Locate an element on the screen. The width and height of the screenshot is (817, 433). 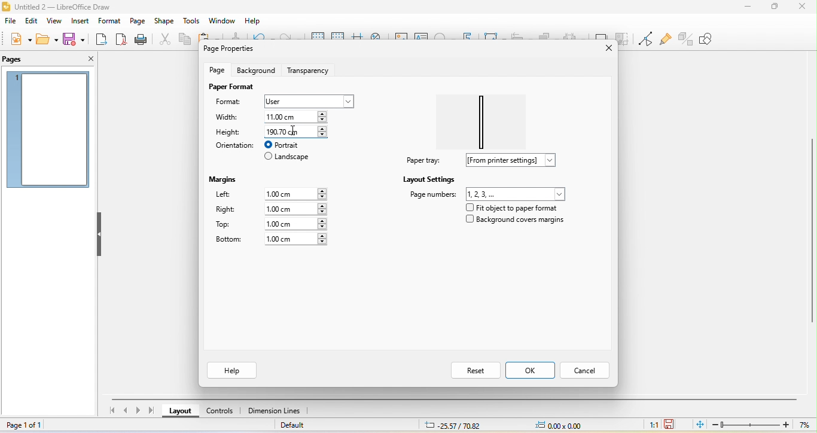
export is located at coordinates (102, 40).